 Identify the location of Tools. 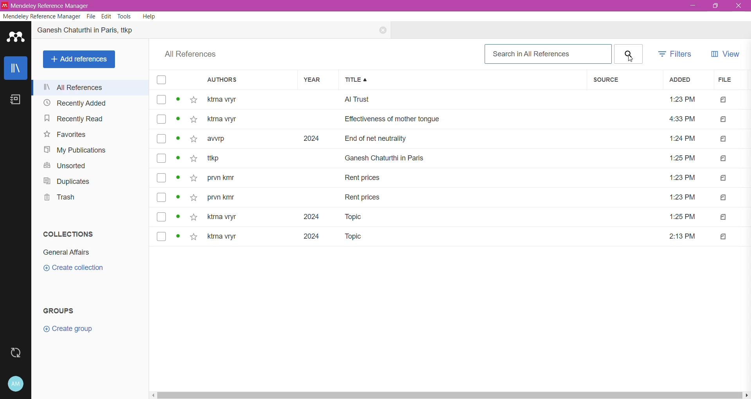
(125, 16).